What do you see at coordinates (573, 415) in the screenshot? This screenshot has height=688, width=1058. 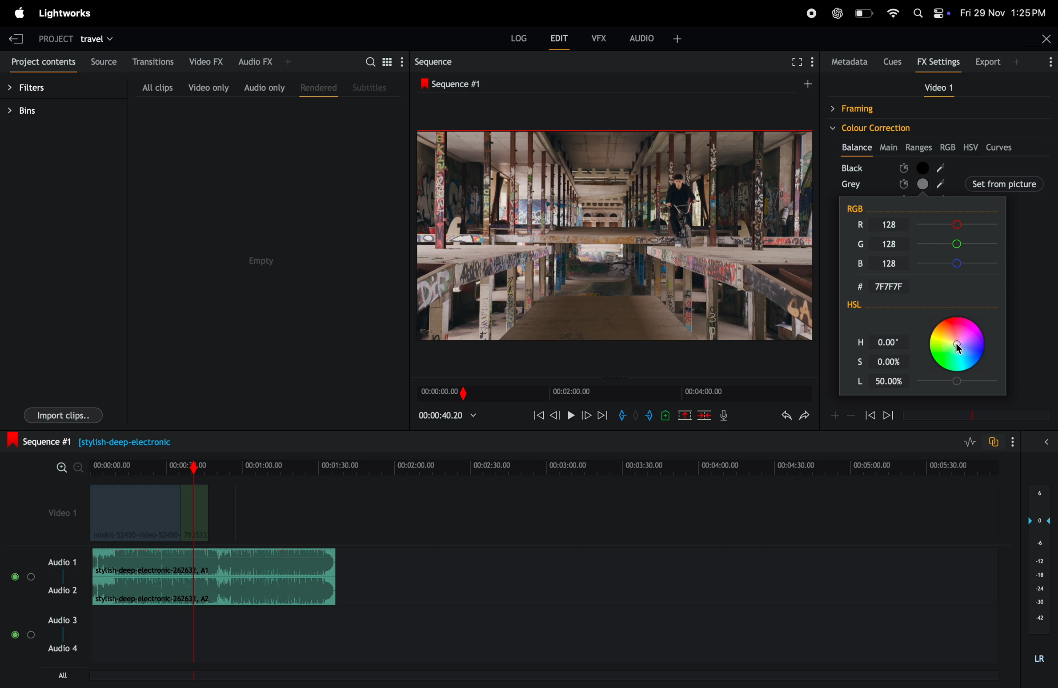 I see `pause and play` at bounding box center [573, 415].